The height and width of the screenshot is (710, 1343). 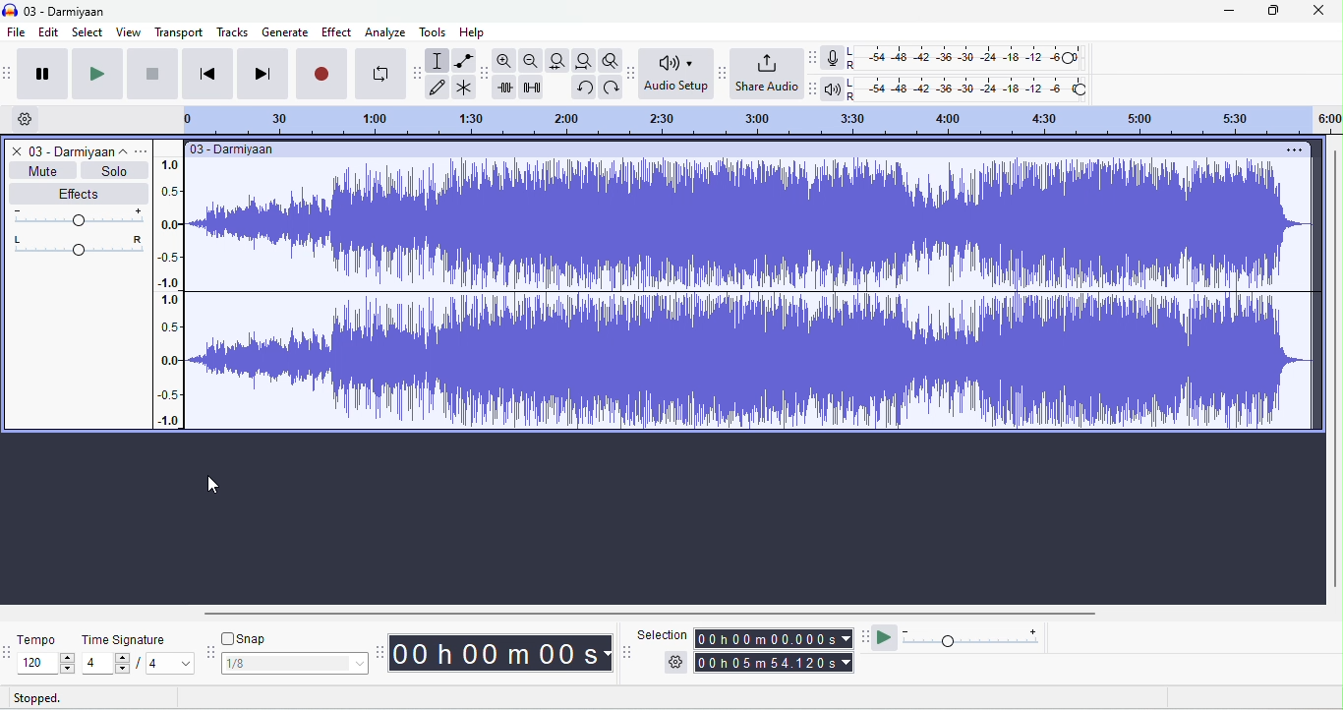 I want to click on timeline , so click(x=760, y=121).